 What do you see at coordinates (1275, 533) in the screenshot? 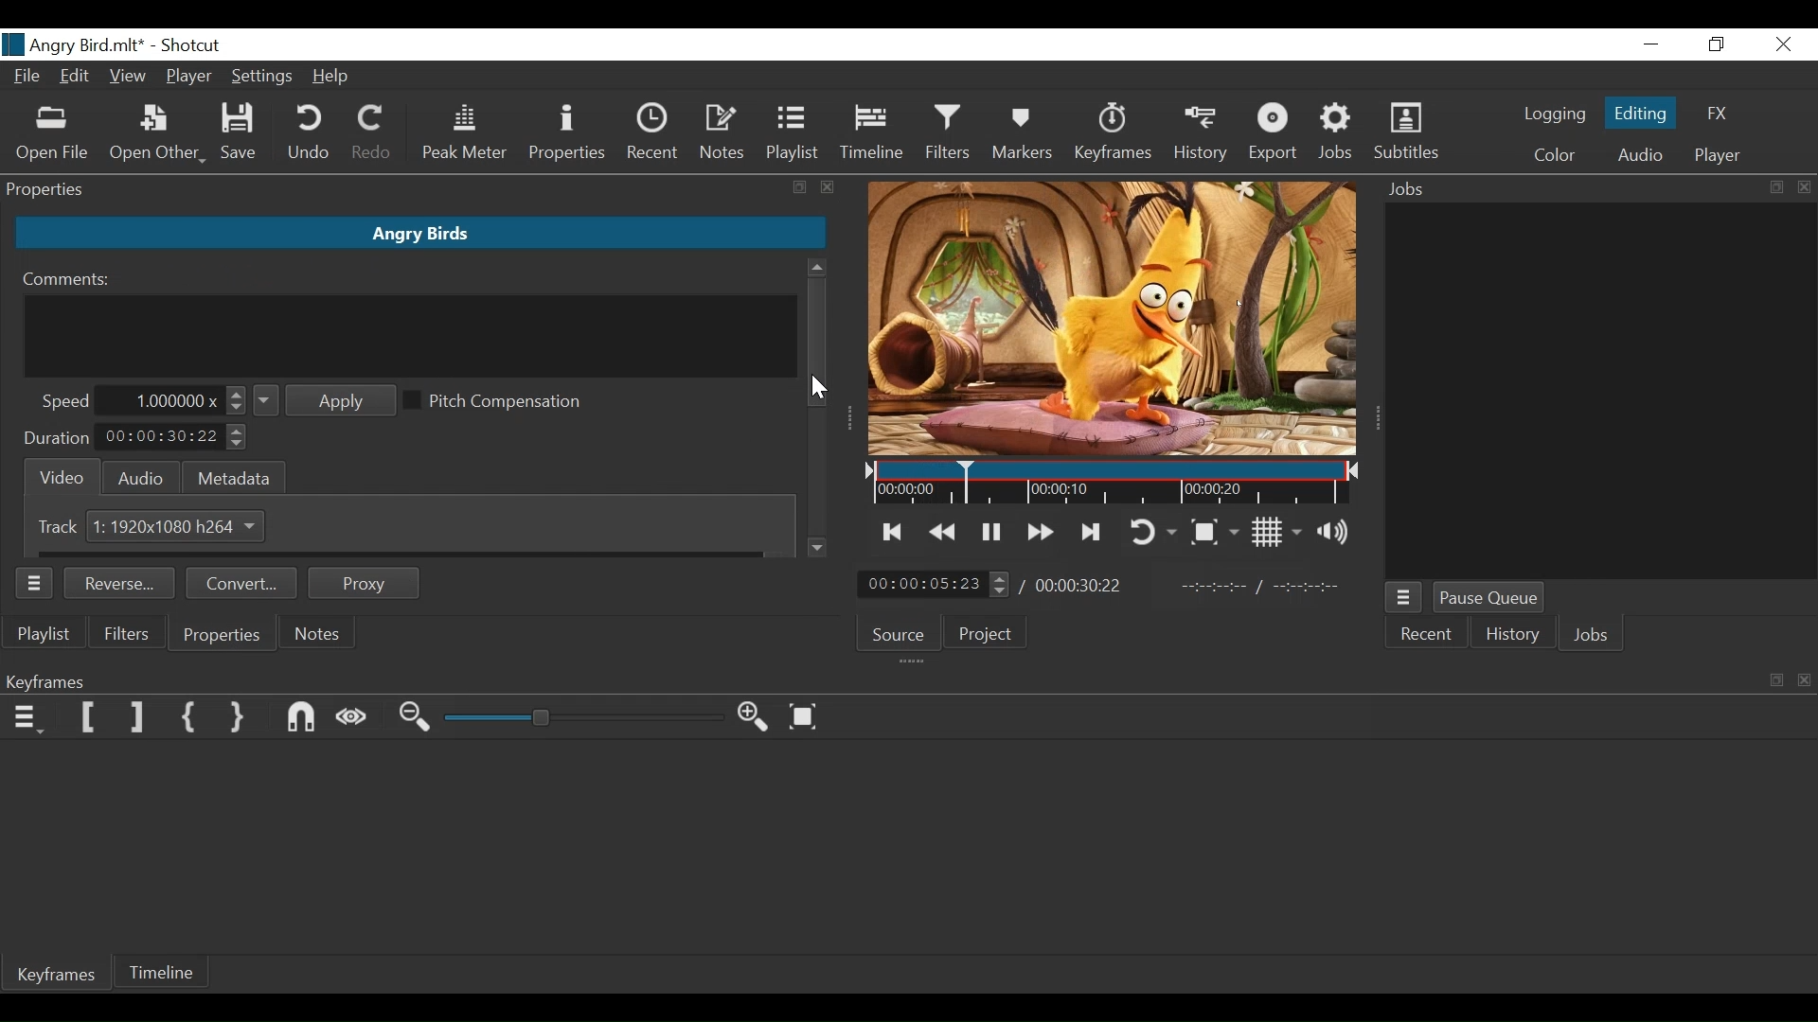
I see `Toggle display grid on player` at bounding box center [1275, 533].